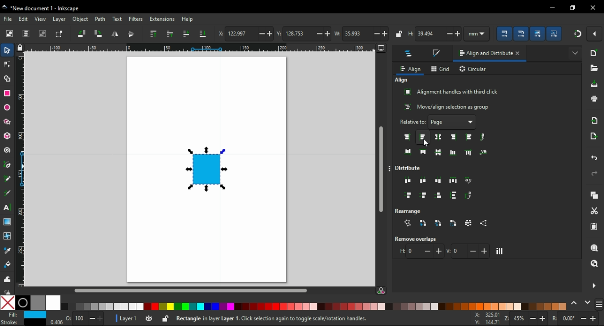 The width and height of the screenshot is (604, 326). What do you see at coordinates (409, 54) in the screenshot?
I see `layers and object` at bounding box center [409, 54].